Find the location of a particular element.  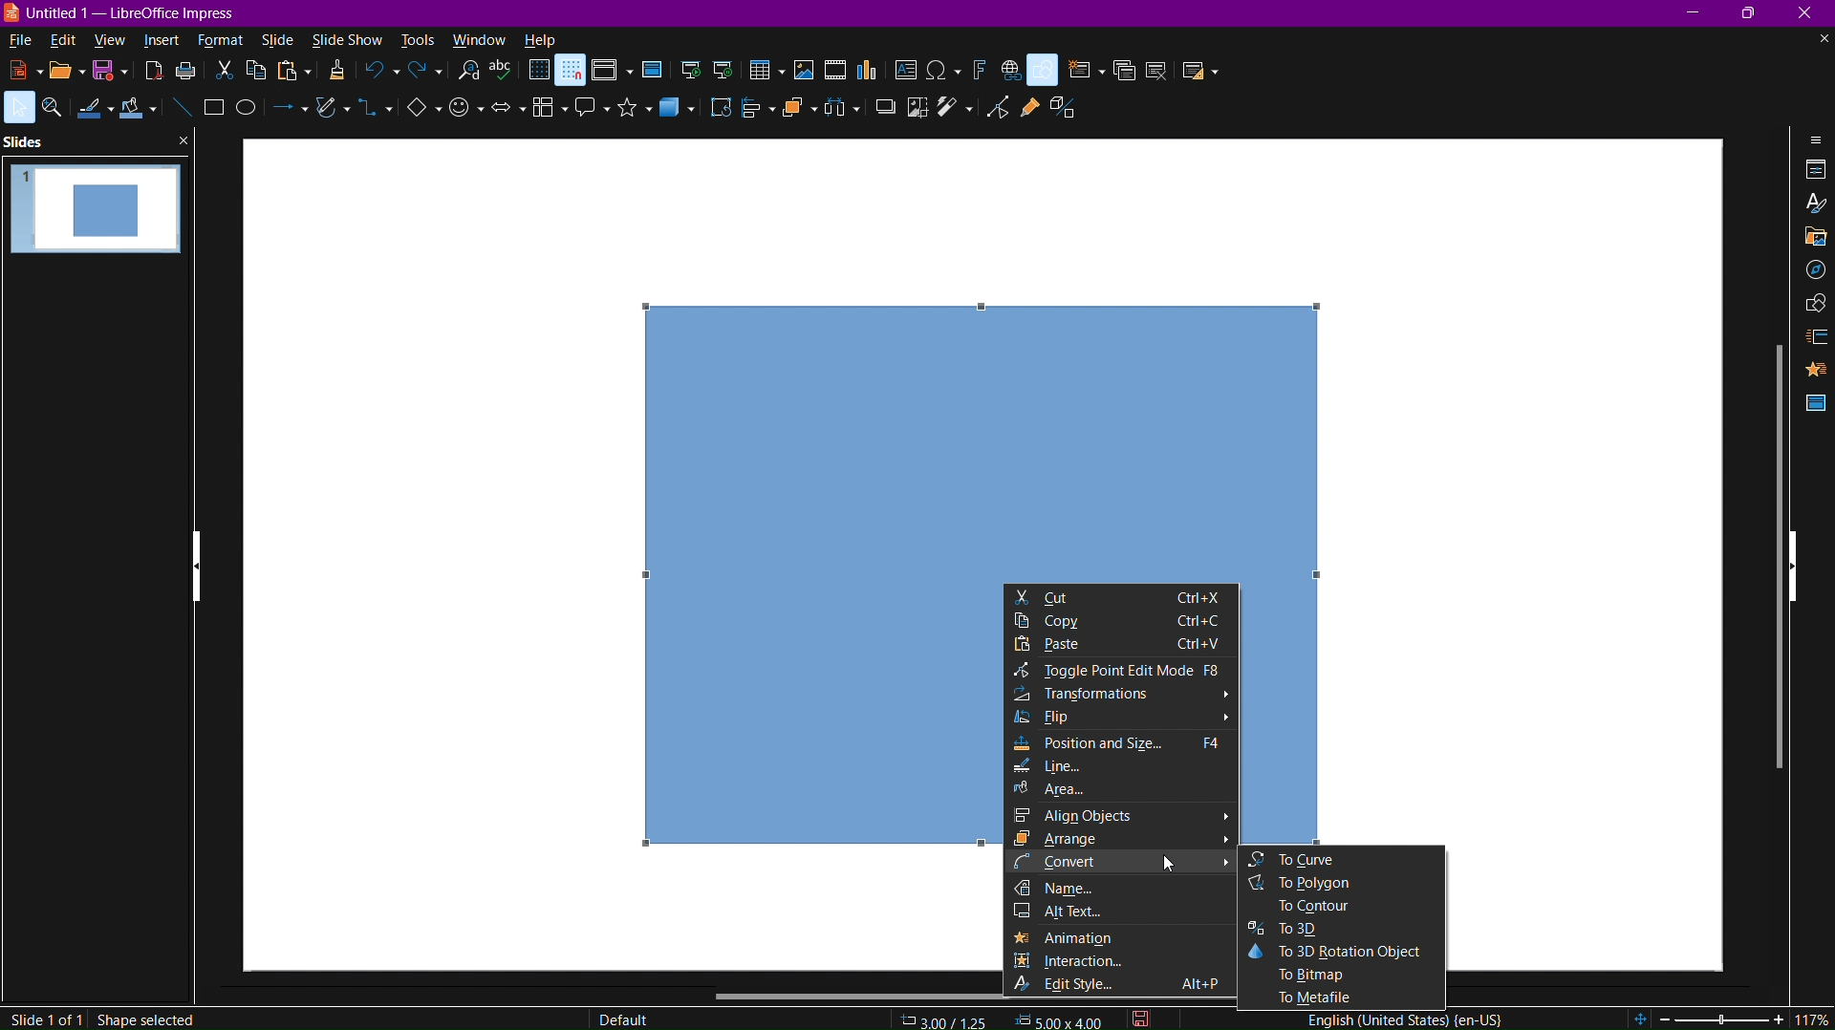

Edit Style is located at coordinates (1123, 992).